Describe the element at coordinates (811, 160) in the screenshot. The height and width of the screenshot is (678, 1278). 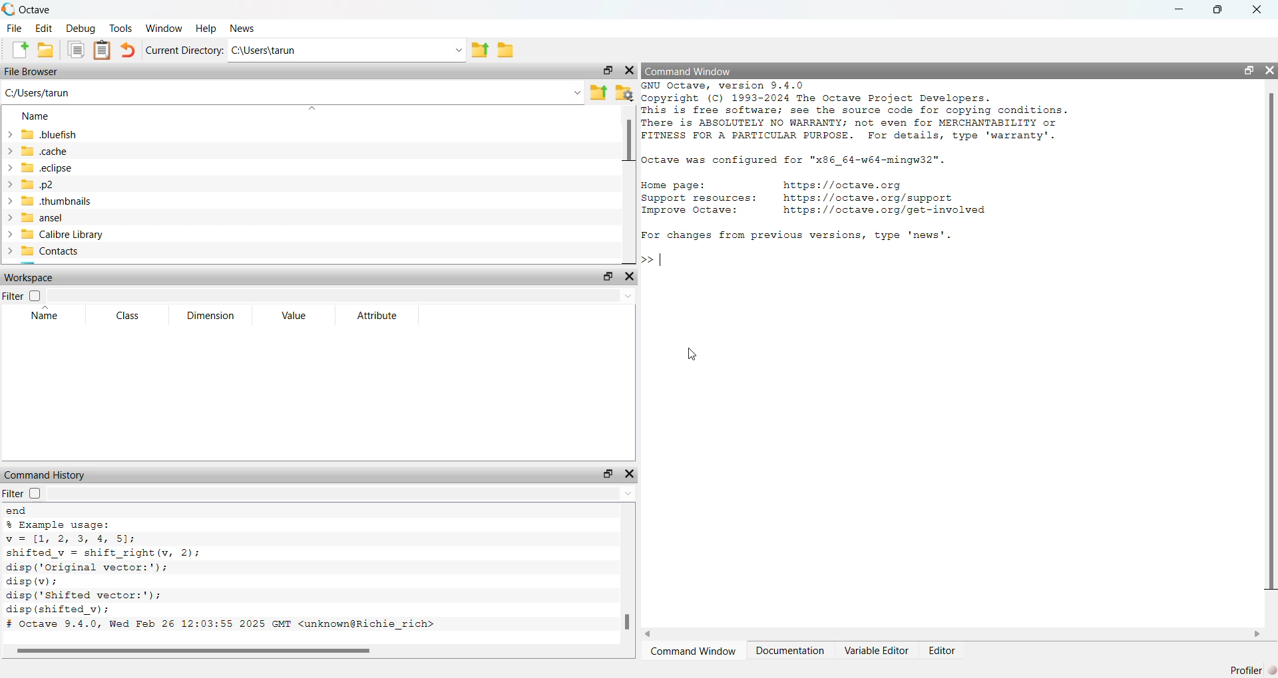
I see `detail of octave configuration` at that location.